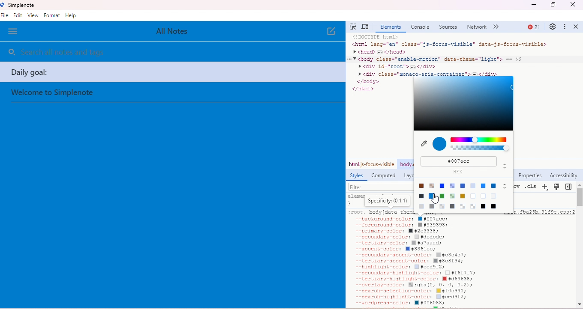 This screenshot has height=309, width=583. What do you see at coordinates (6, 16) in the screenshot?
I see `file` at bounding box center [6, 16].